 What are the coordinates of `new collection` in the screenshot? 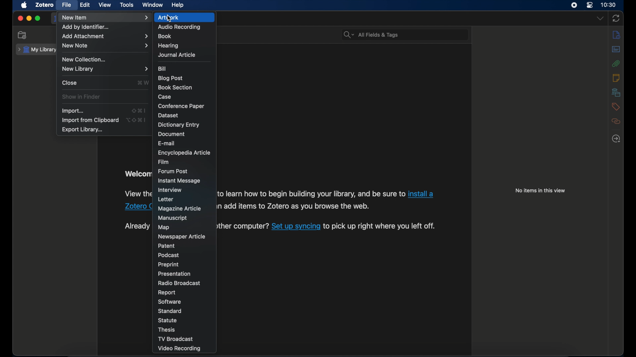 It's located at (22, 35).